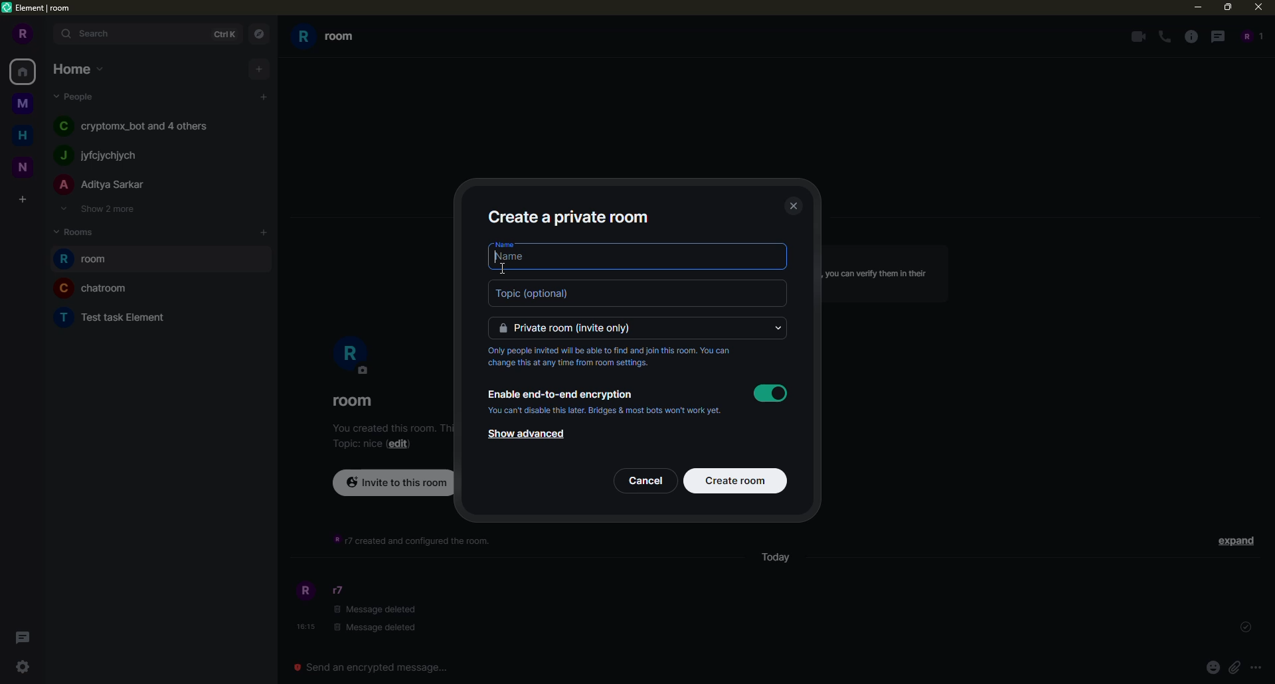  Describe the element at coordinates (1190, 36) in the screenshot. I see `info` at that location.